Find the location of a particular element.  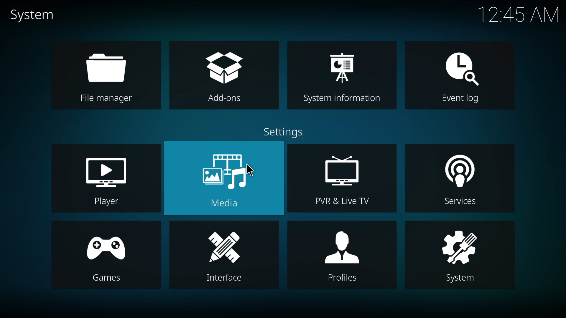

cursor is located at coordinates (250, 170).